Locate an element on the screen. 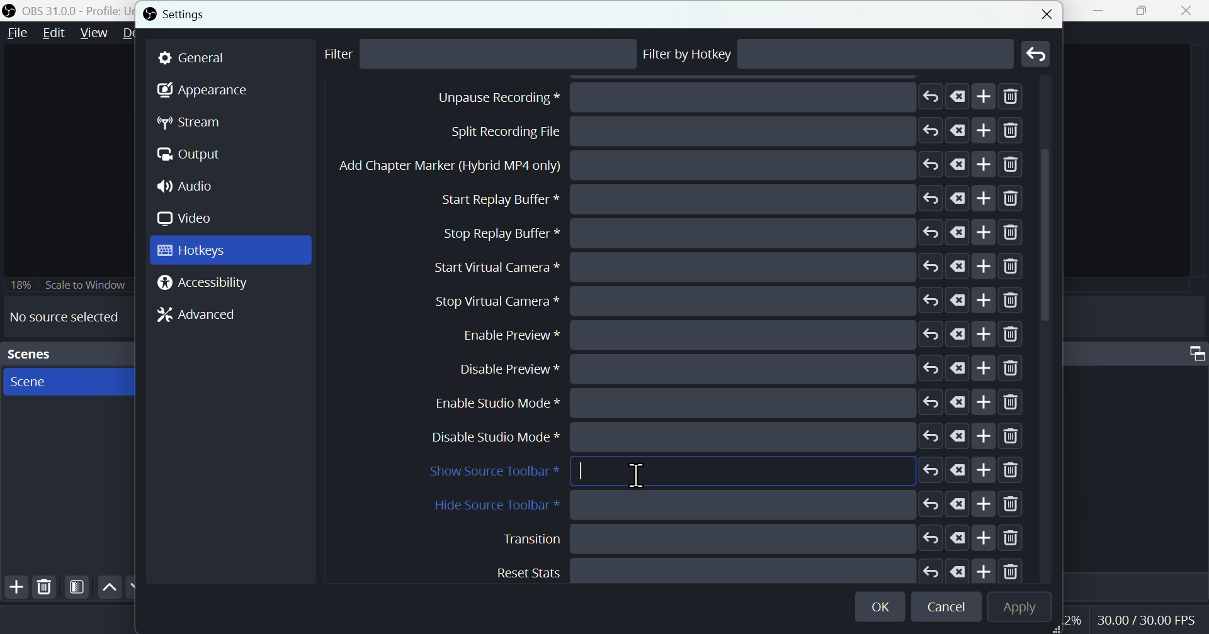 The width and height of the screenshot is (1209, 634). Scenes is located at coordinates (65, 354).